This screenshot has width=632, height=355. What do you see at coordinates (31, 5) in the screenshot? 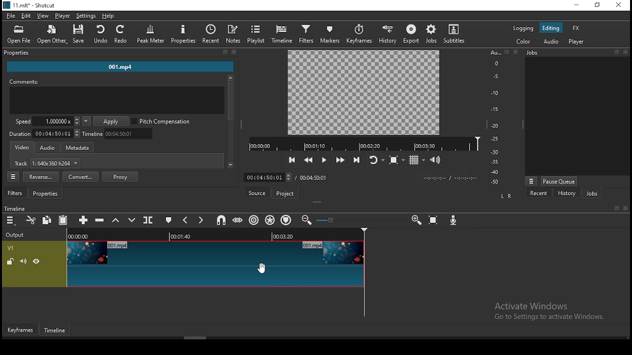
I see `11.mlt* -shotcut` at bounding box center [31, 5].